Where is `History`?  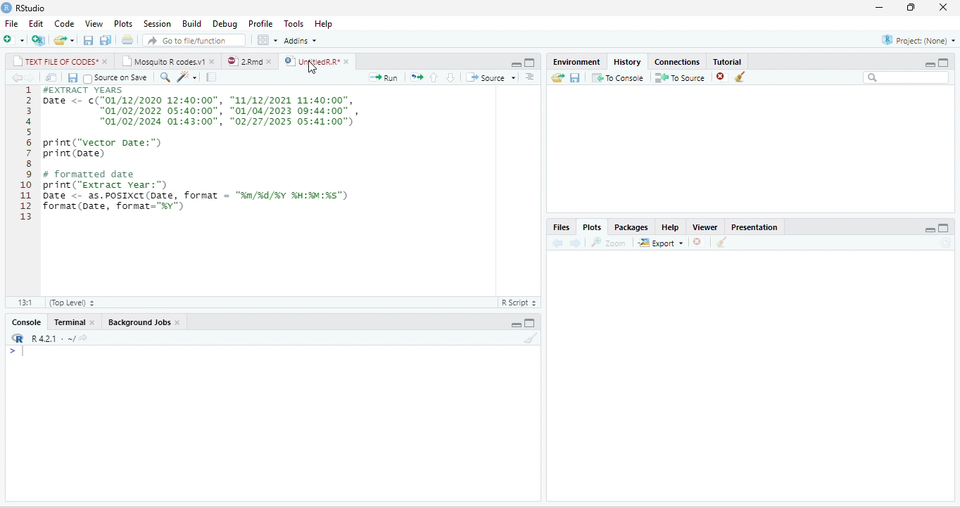 History is located at coordinates (627, 63).